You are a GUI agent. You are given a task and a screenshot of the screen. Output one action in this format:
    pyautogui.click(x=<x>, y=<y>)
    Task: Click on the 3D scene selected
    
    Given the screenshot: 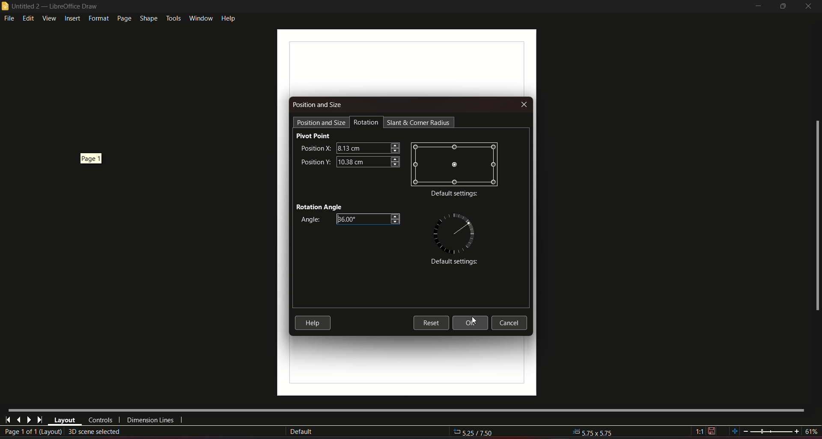 What is the action you would take?
    pyautogui.click(x=95, y=431)
    